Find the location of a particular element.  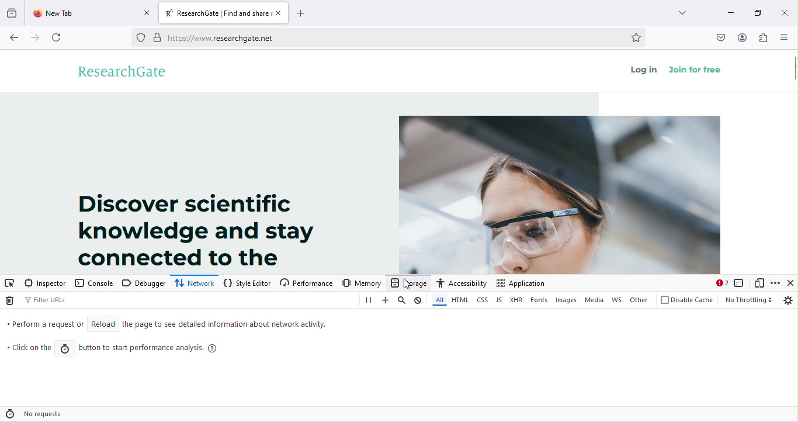

storage is located at coordinates (407, 282).